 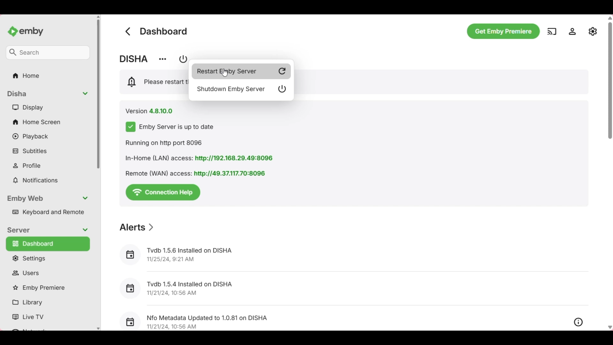 What do you see at coordinates (48, 94) in the screenshot?
I see `Collapse section contents list` at bounding box center [48, 94].